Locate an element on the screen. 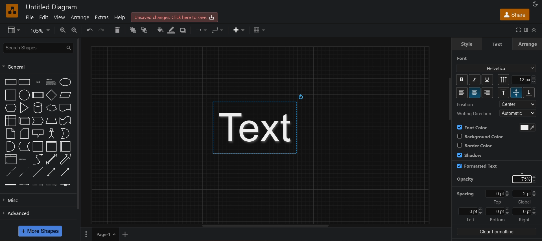  cursor is located at coordinates (522, 177).